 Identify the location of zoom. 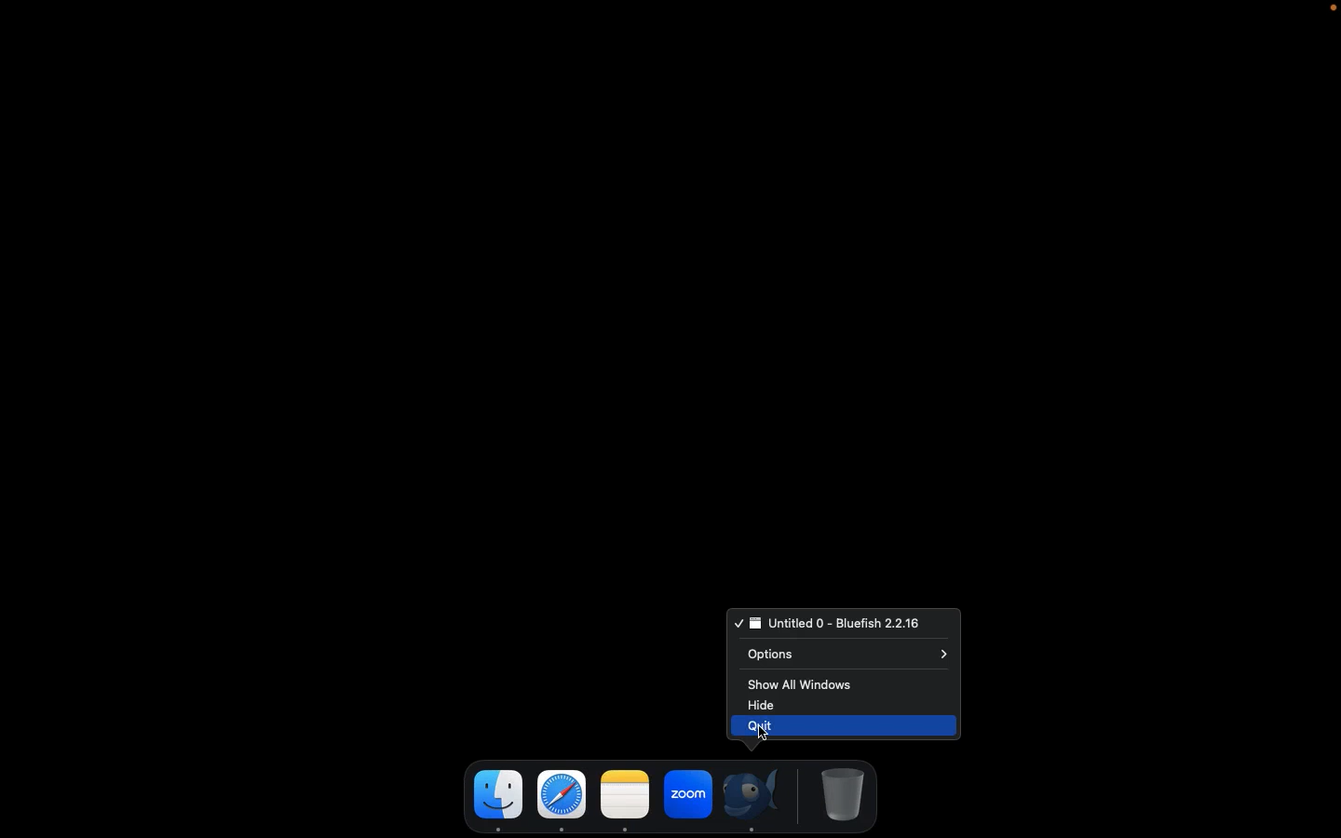
(686, 797).